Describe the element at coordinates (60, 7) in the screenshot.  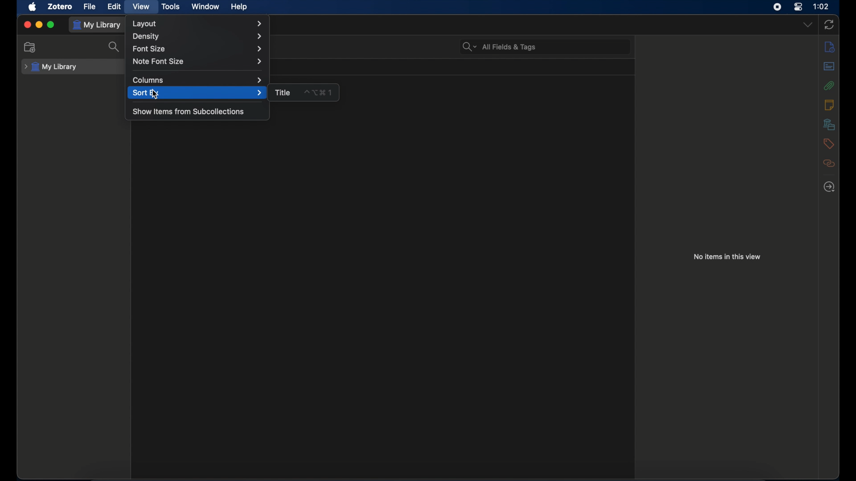
I see `zotero` at that location.